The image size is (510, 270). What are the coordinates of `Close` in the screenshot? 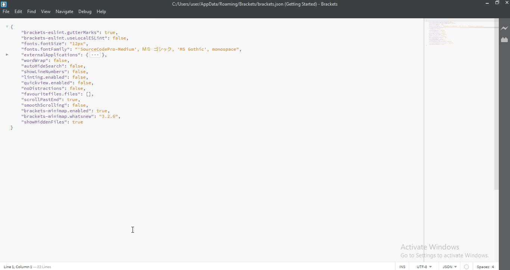 It's located at (507, 3).